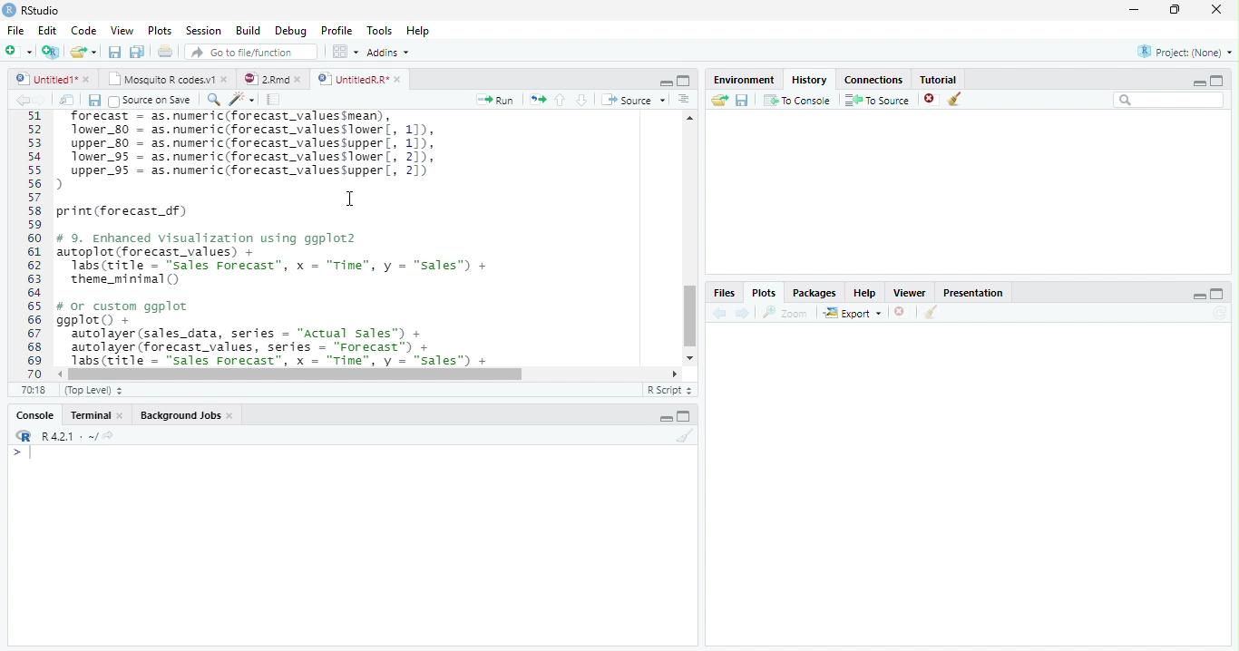 This screenshot has height=651, width=1239. I want to click on Print, so click(165, 52).